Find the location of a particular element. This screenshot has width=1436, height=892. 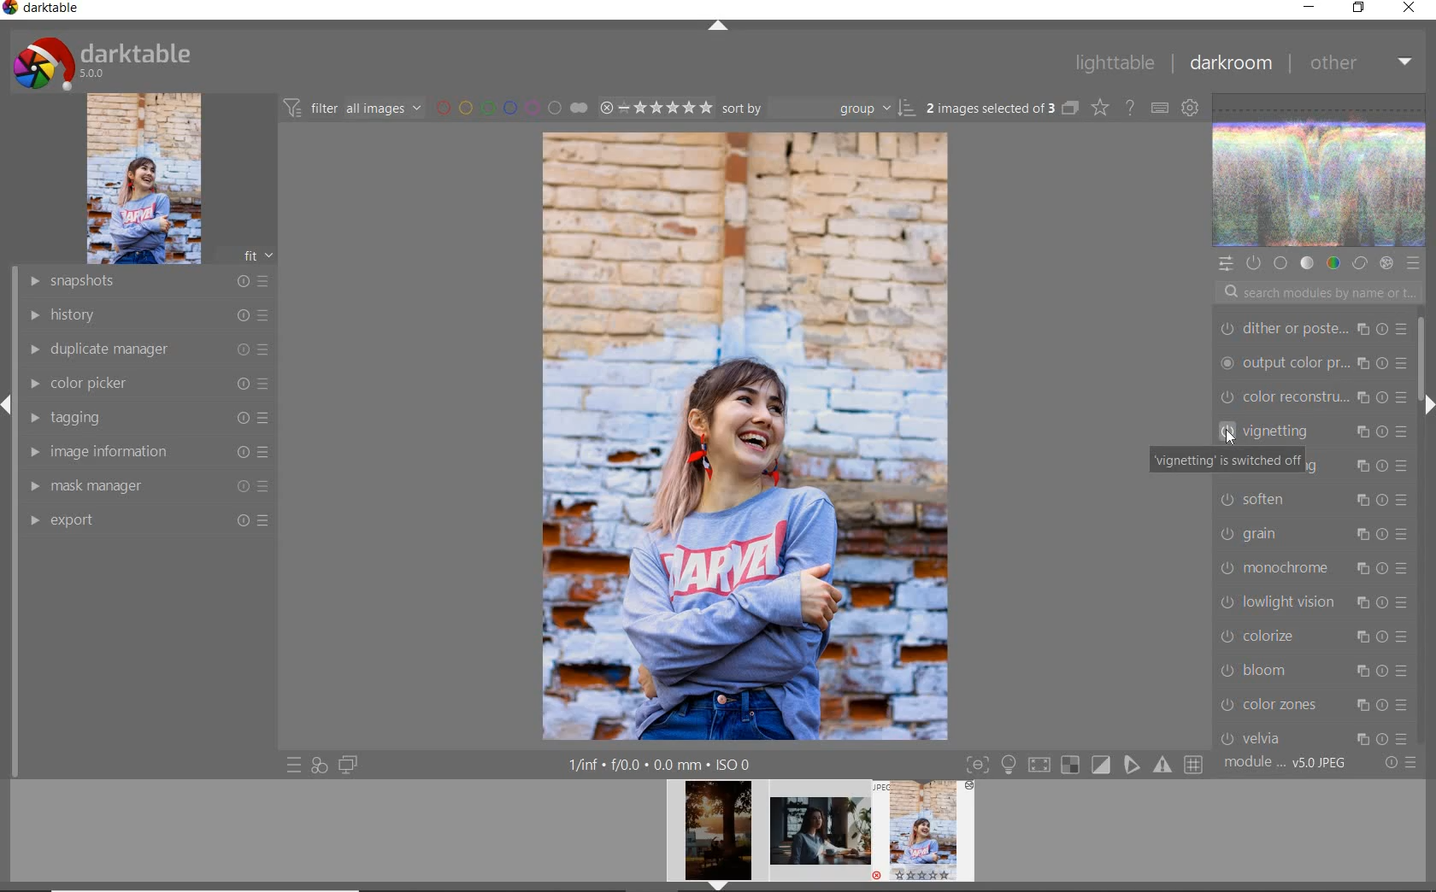

liquify is located at coordinates (1312, 496).